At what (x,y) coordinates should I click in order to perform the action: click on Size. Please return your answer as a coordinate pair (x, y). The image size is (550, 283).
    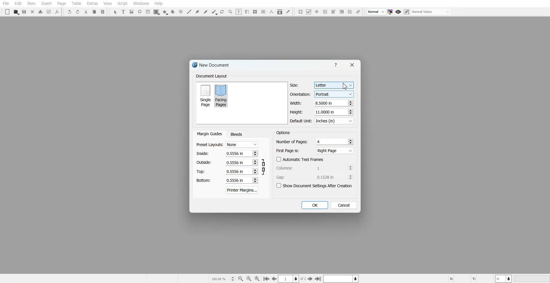
    Looking at the image, I should click on (322, 85).